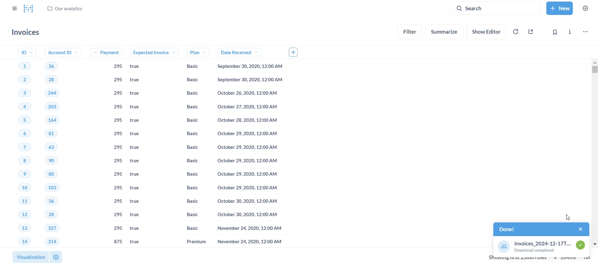 The height and width of the screenshot is (266, 598). I want to click on 6, so click(18, 134).